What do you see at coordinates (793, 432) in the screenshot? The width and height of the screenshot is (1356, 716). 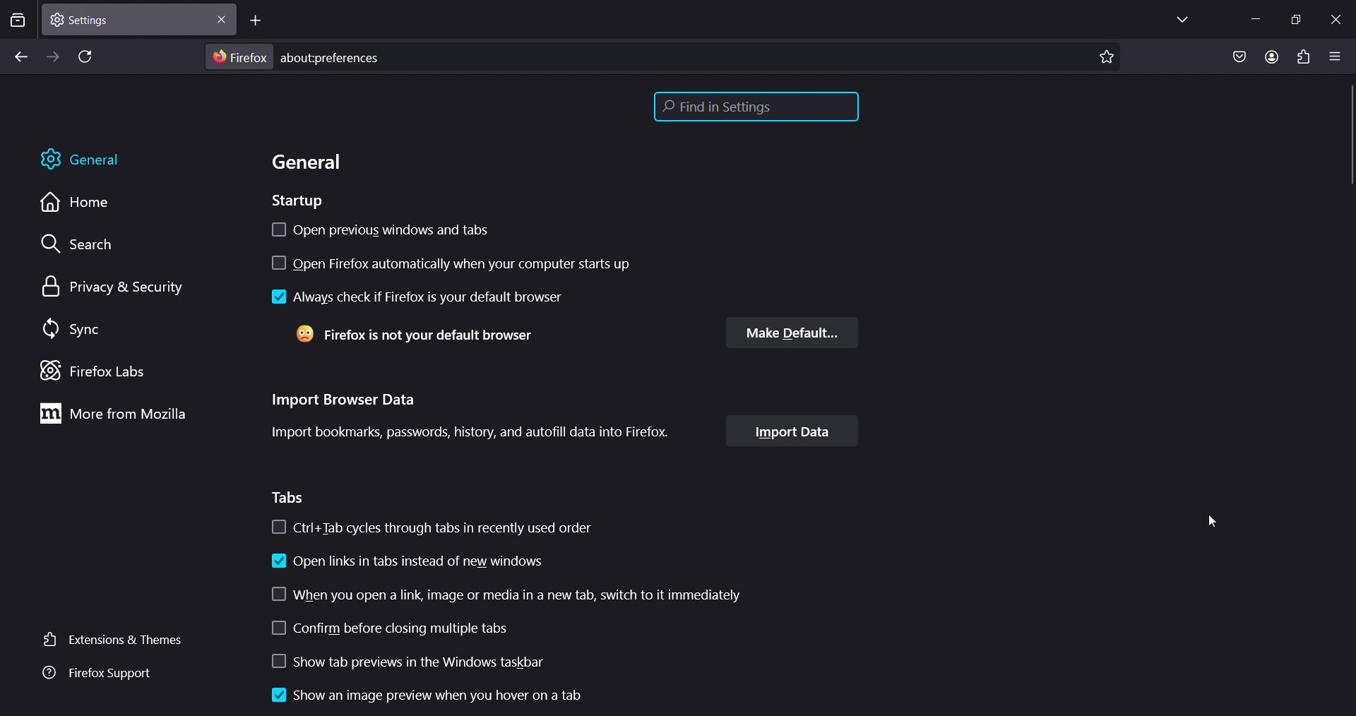 I see `import data` at bounding box center [793, 432].